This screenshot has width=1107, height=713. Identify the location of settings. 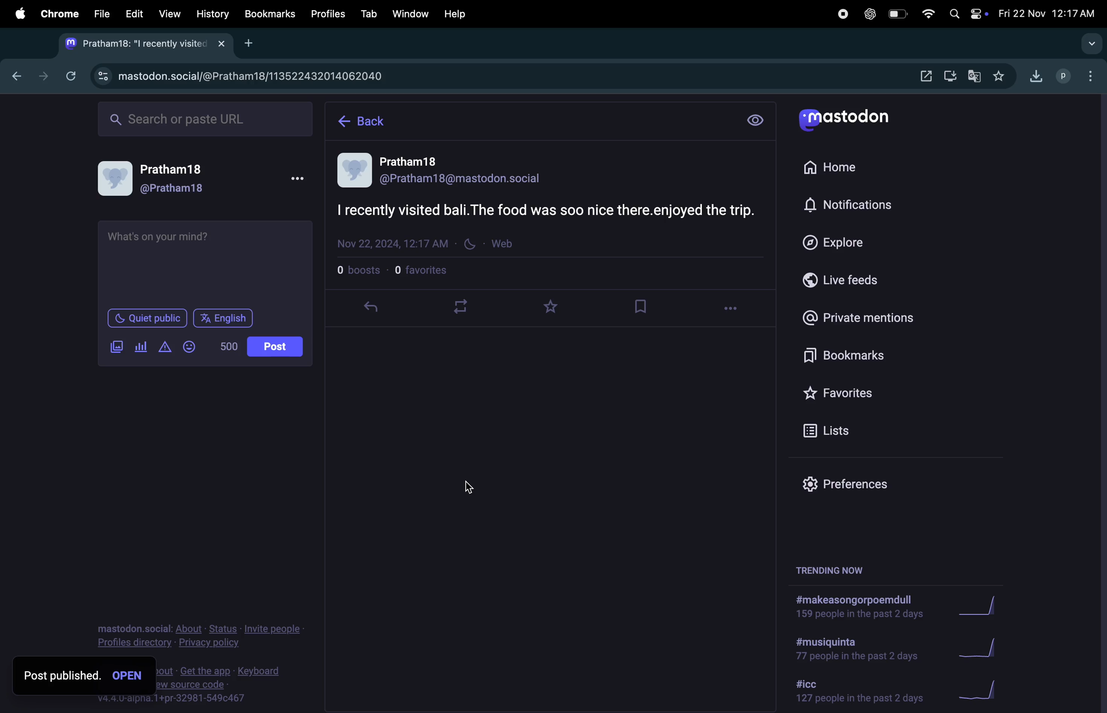
(926, 76).